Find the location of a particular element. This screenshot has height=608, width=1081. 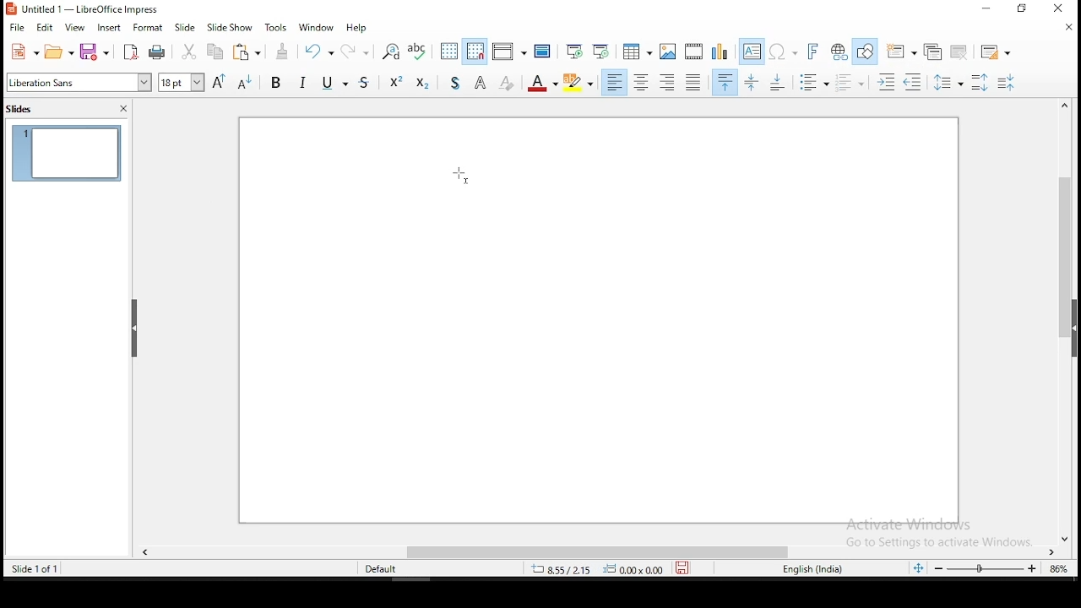

tables is located at coordinates (638, 52).